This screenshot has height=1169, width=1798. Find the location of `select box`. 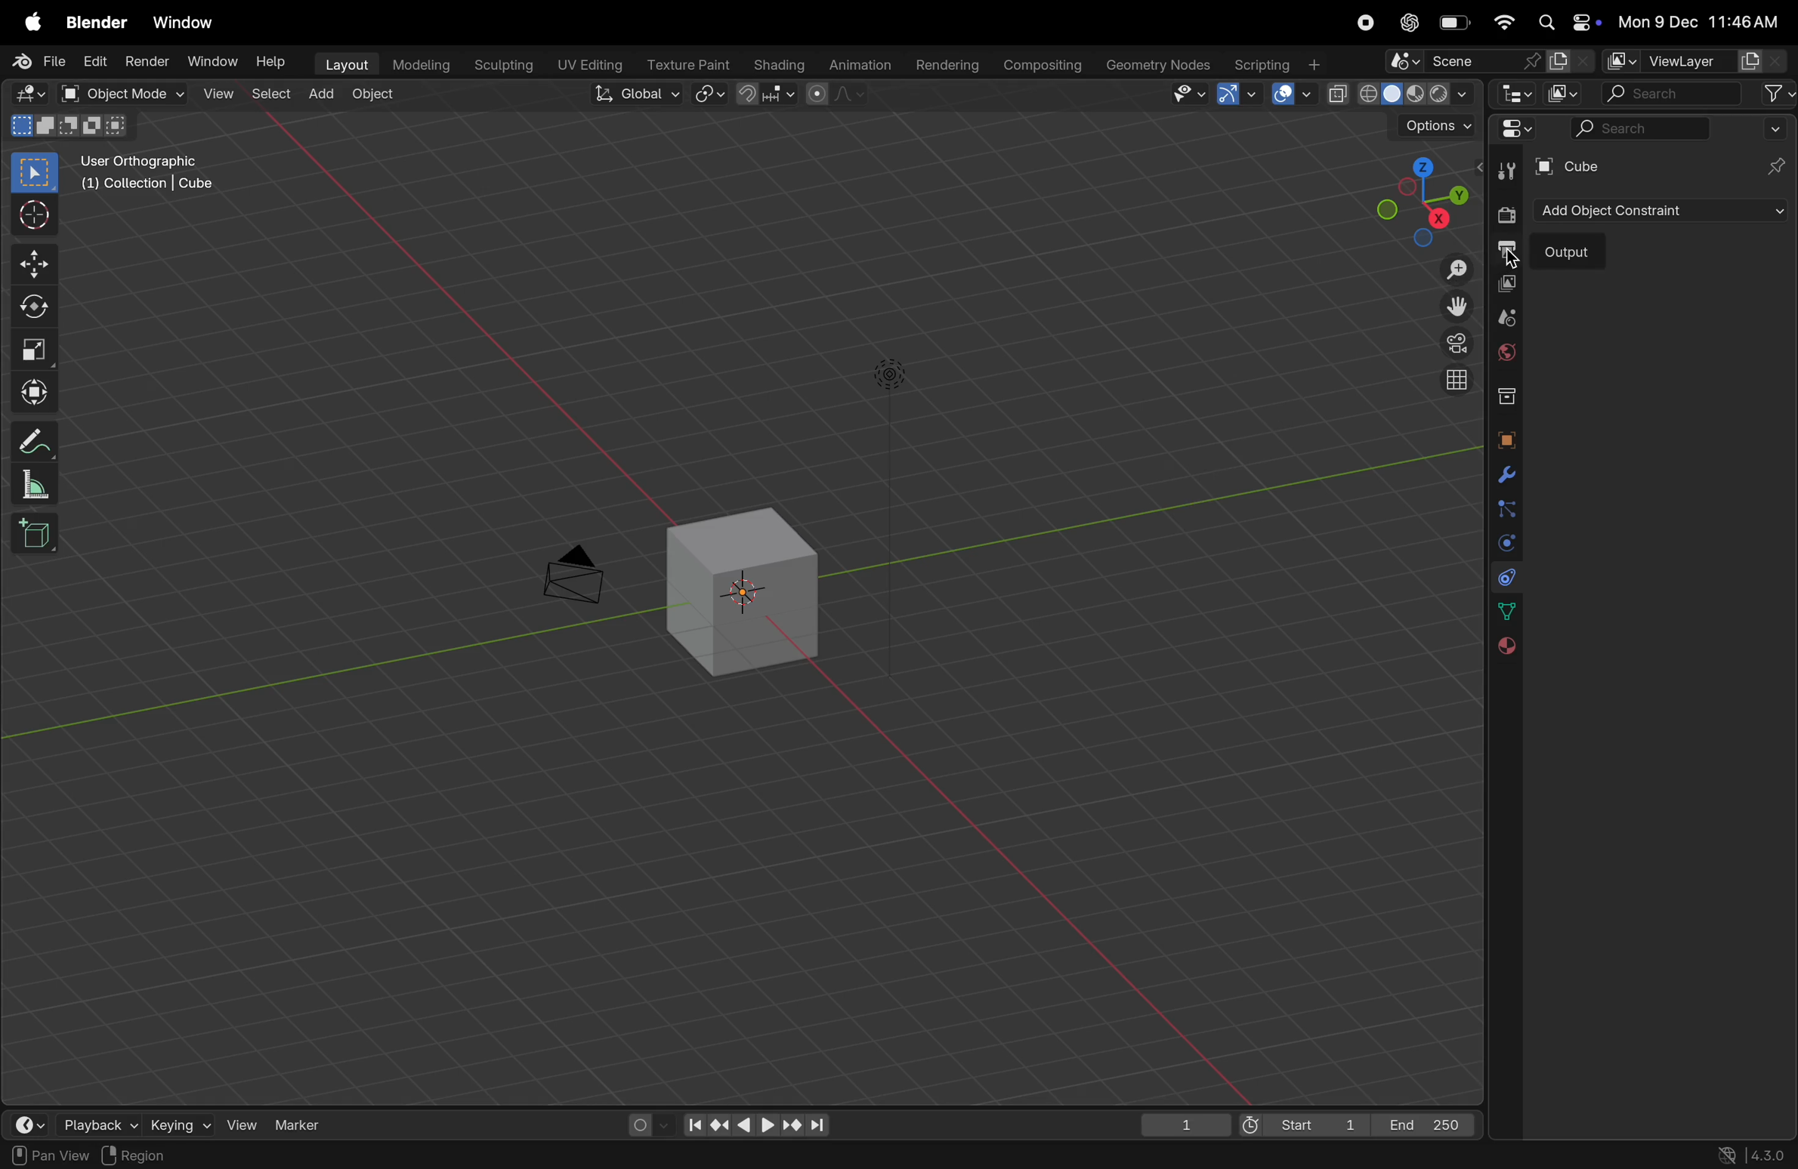

select box is located at coordinates (34, 174).